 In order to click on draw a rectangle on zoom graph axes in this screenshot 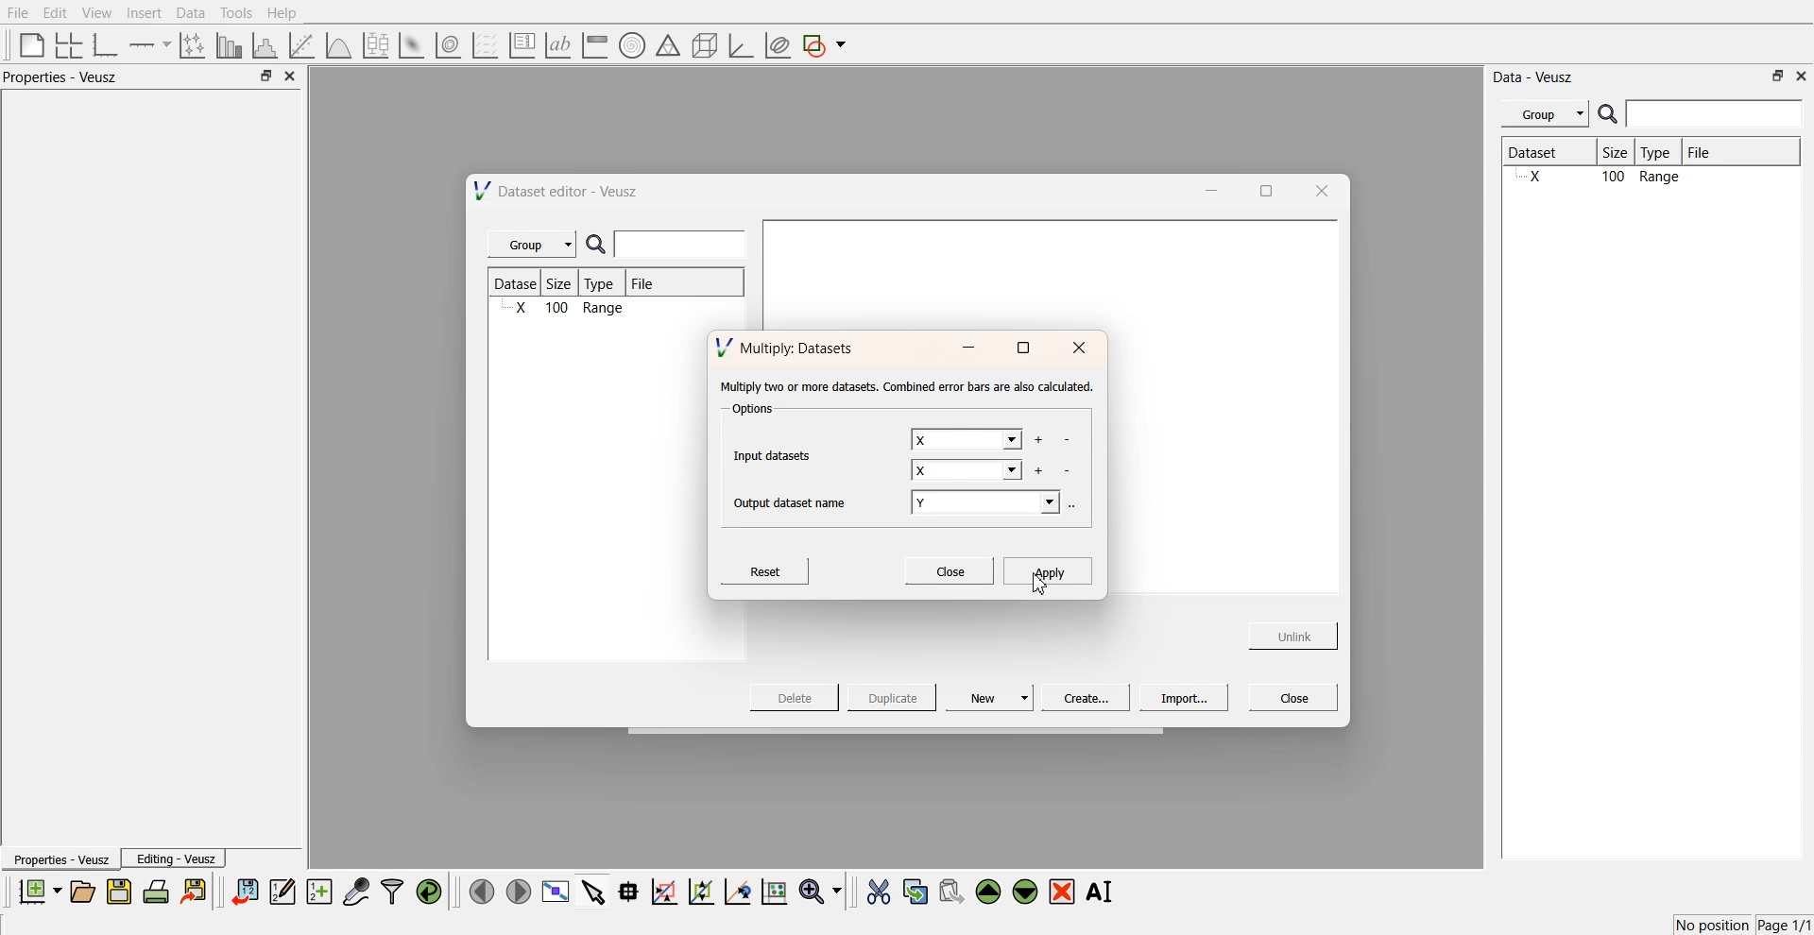, I will do `click(663, 890)`.